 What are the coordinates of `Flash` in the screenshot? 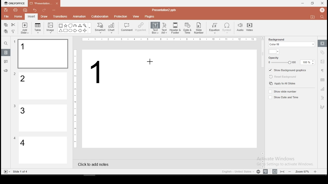 It's located at (85, 26).